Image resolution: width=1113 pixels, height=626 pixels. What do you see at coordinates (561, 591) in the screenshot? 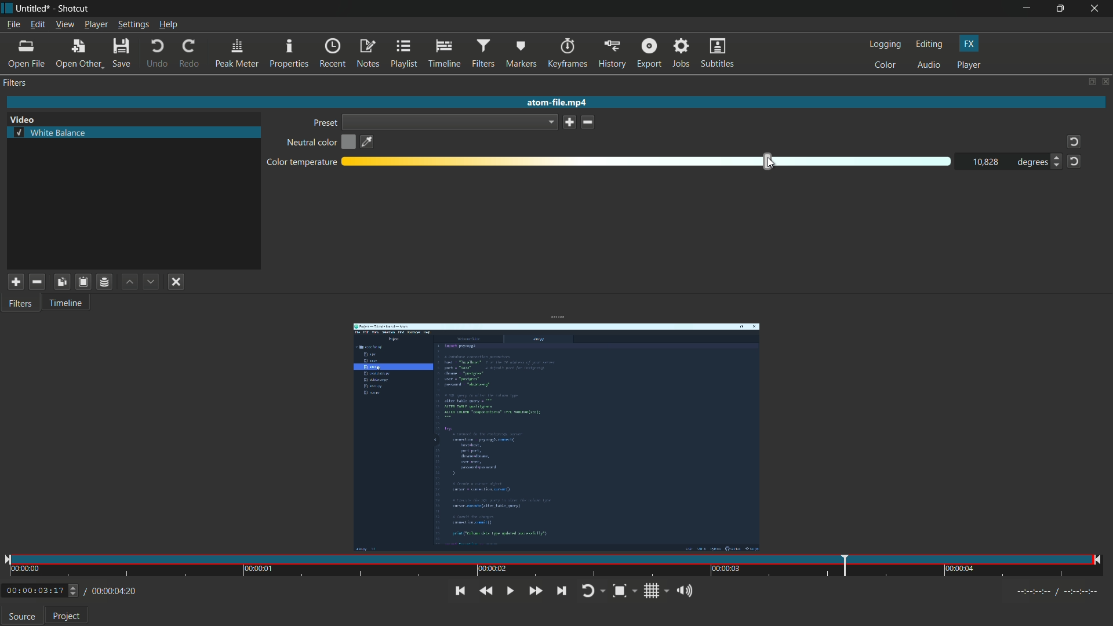
I see `skip to next point` at bounding box center [561, 591].